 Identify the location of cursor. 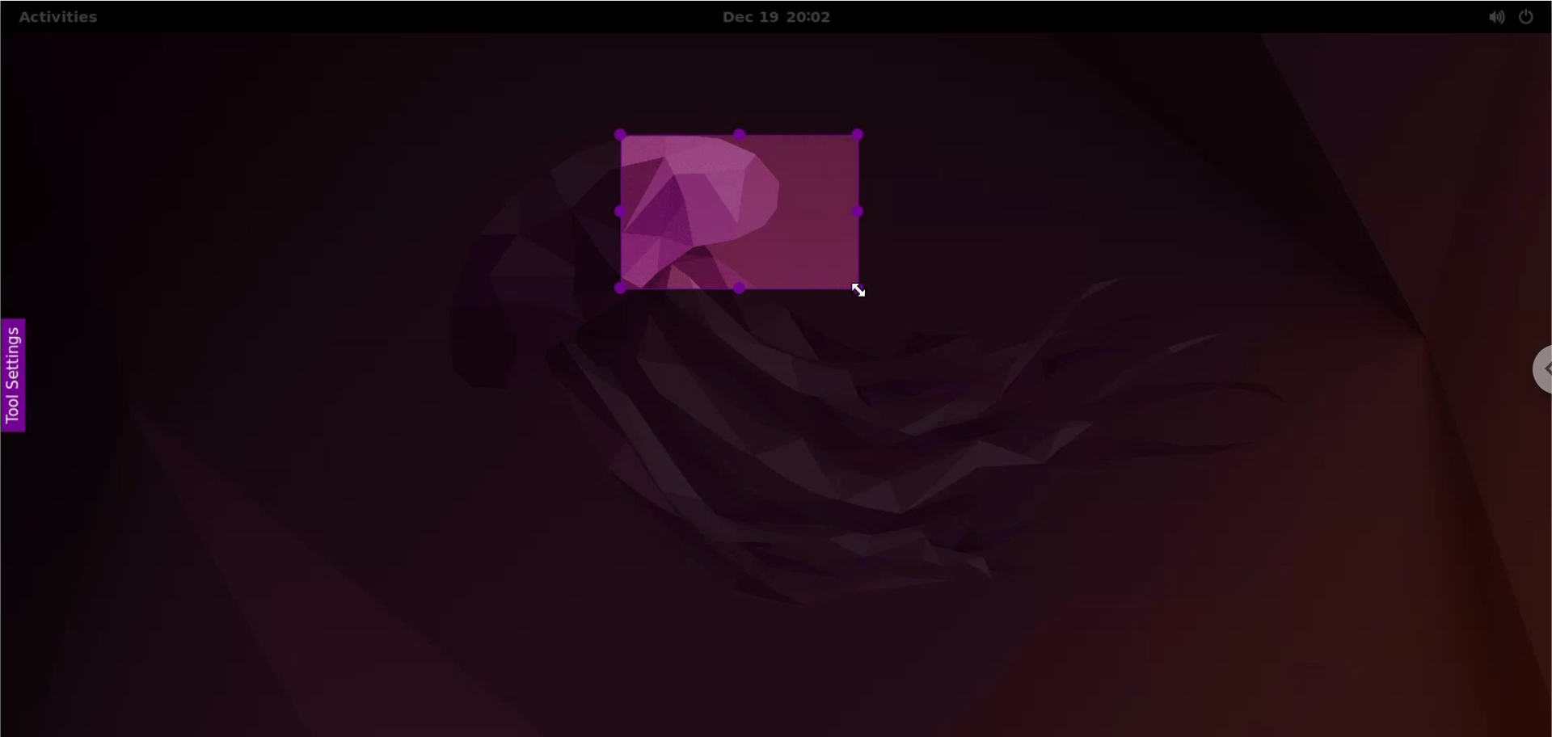
(864, 290).